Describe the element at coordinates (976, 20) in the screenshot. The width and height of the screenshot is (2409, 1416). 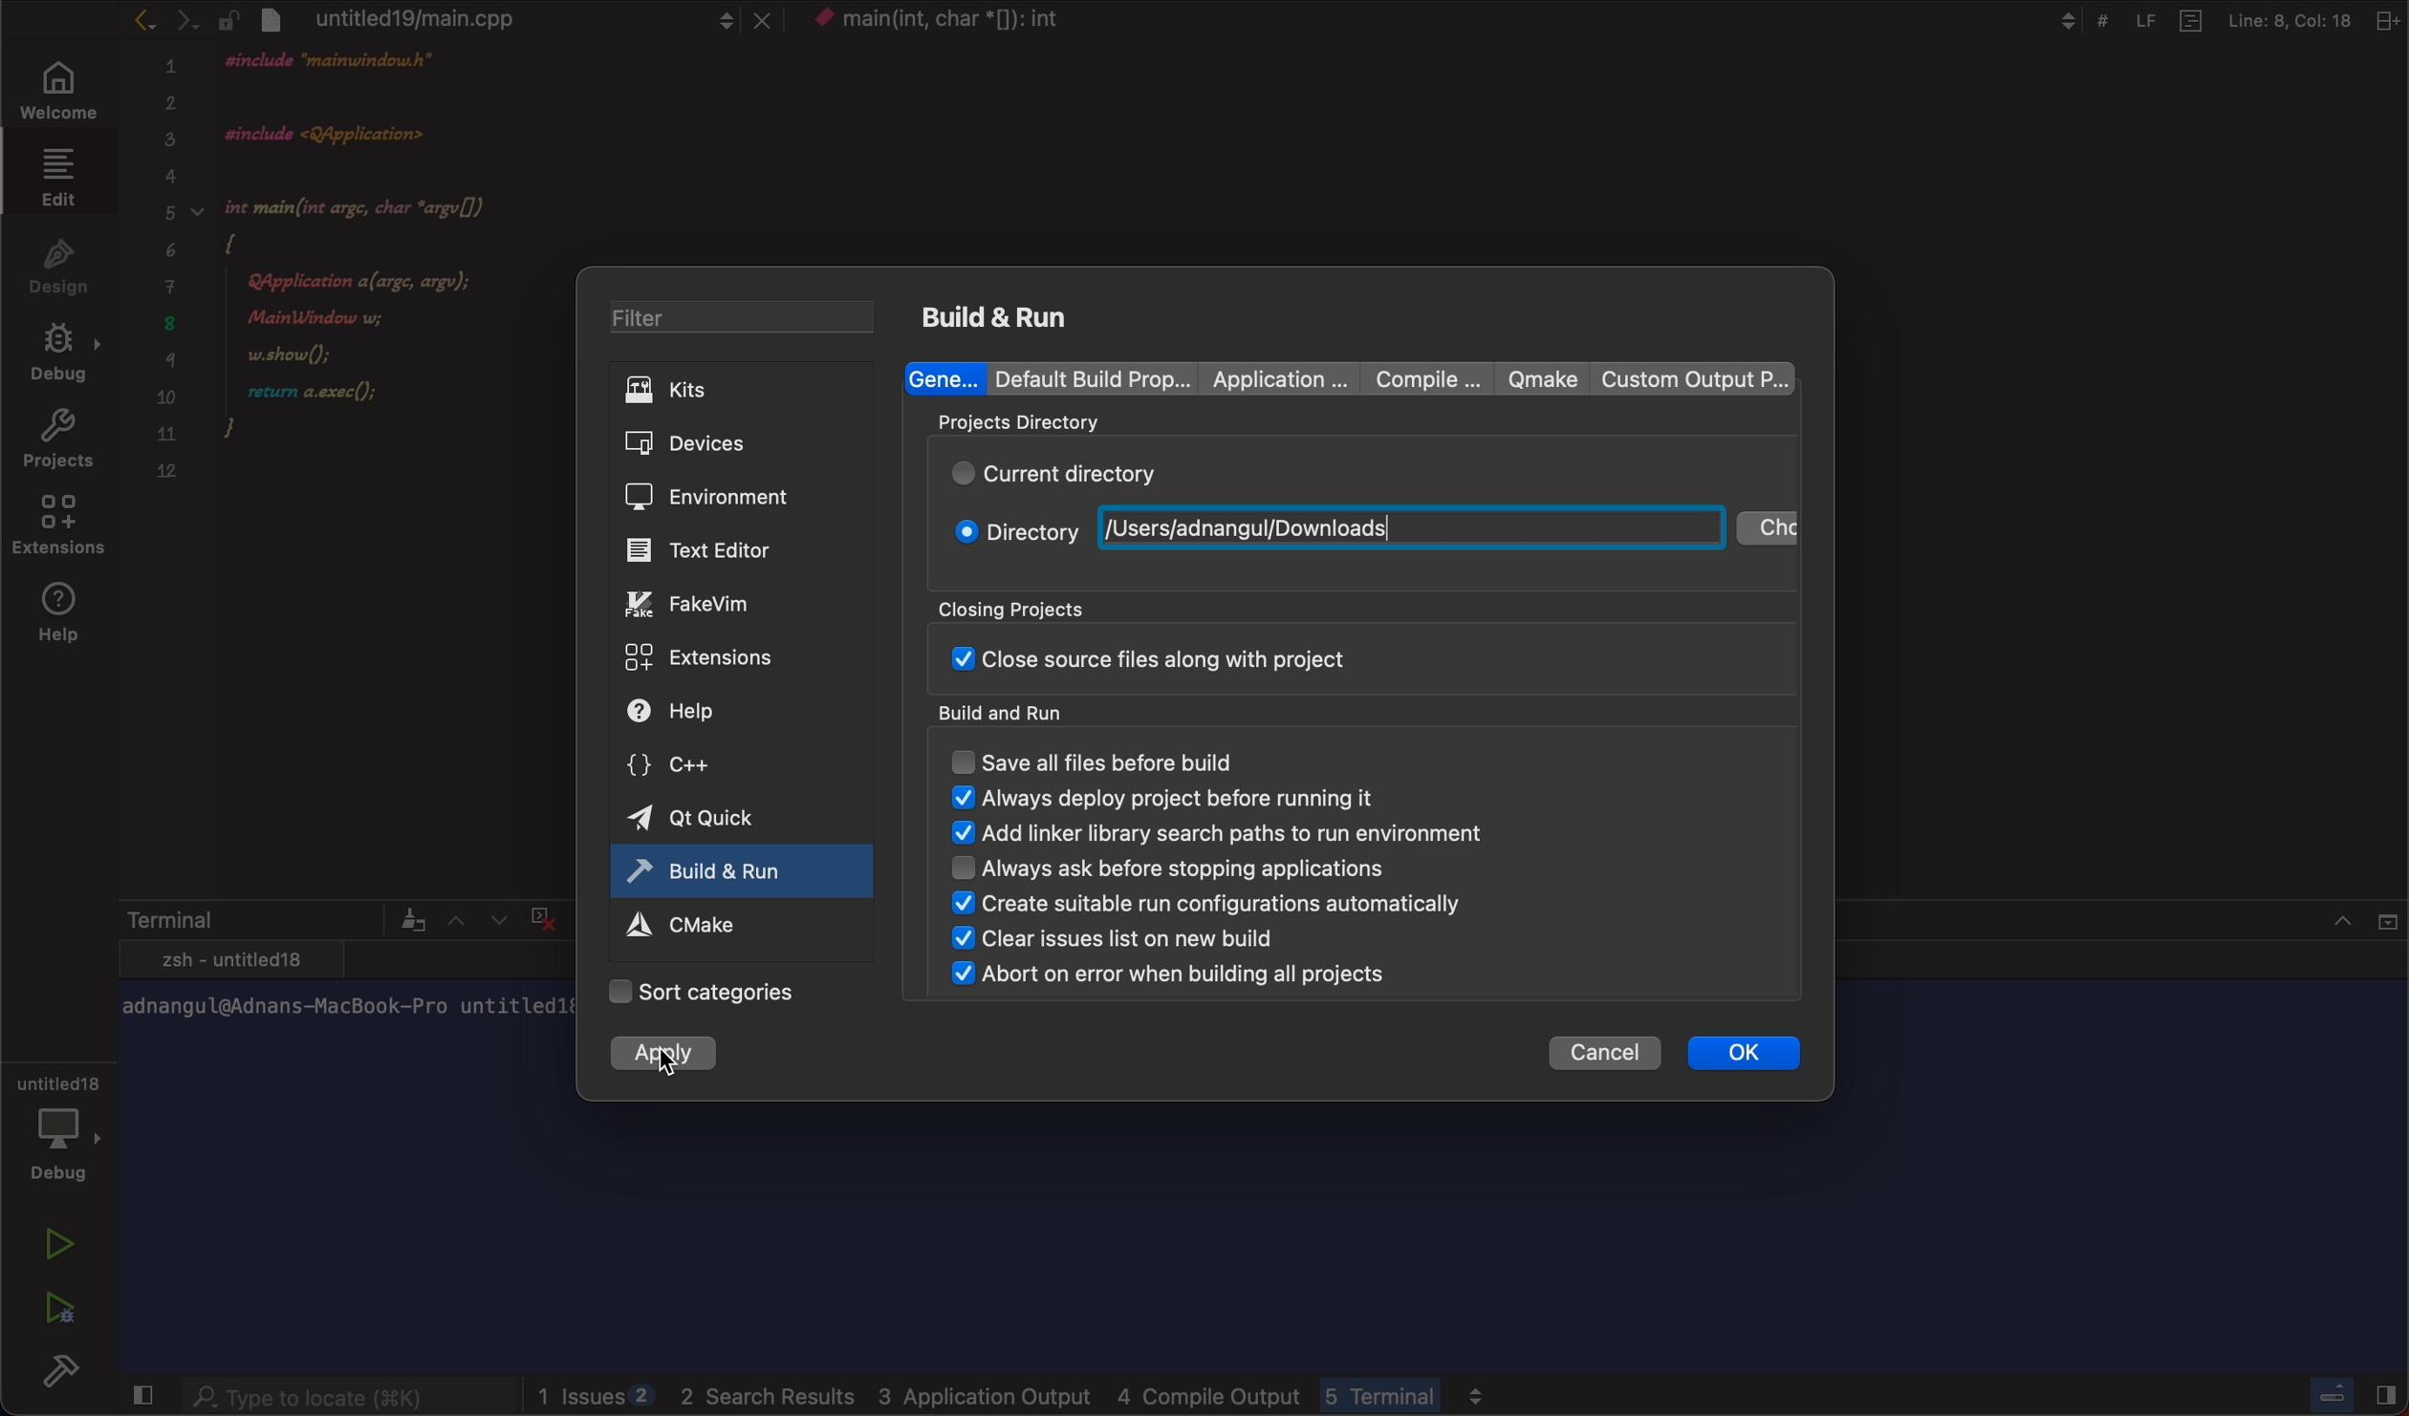
I see `context` at that location.